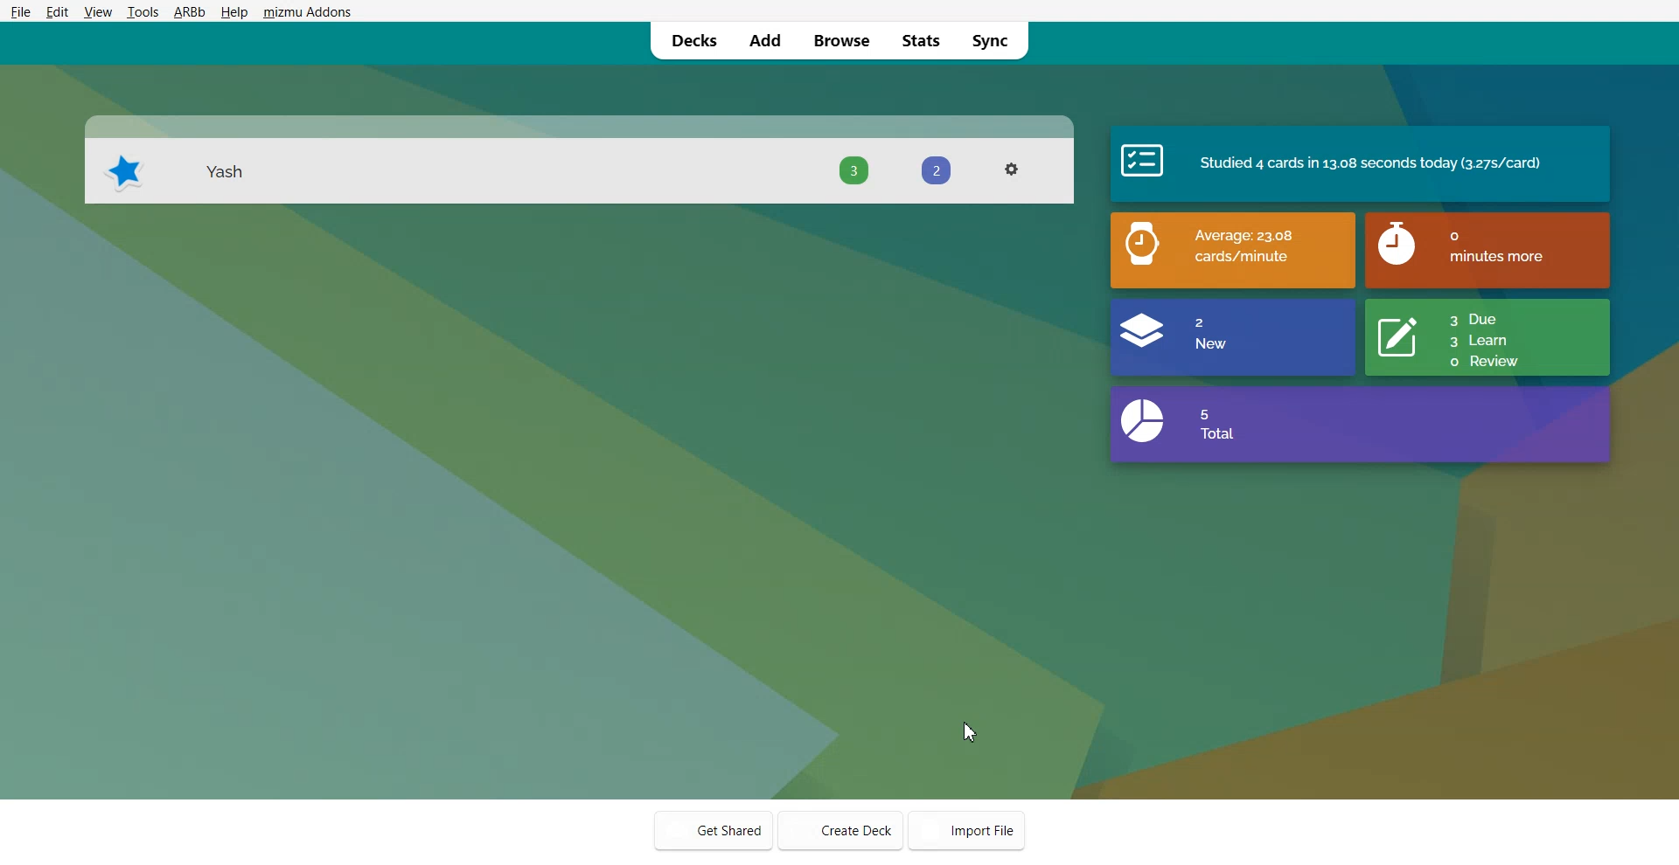  Describe the element at coordinates (1363, 426) in the screenshot. I see `5 total file` at that location.